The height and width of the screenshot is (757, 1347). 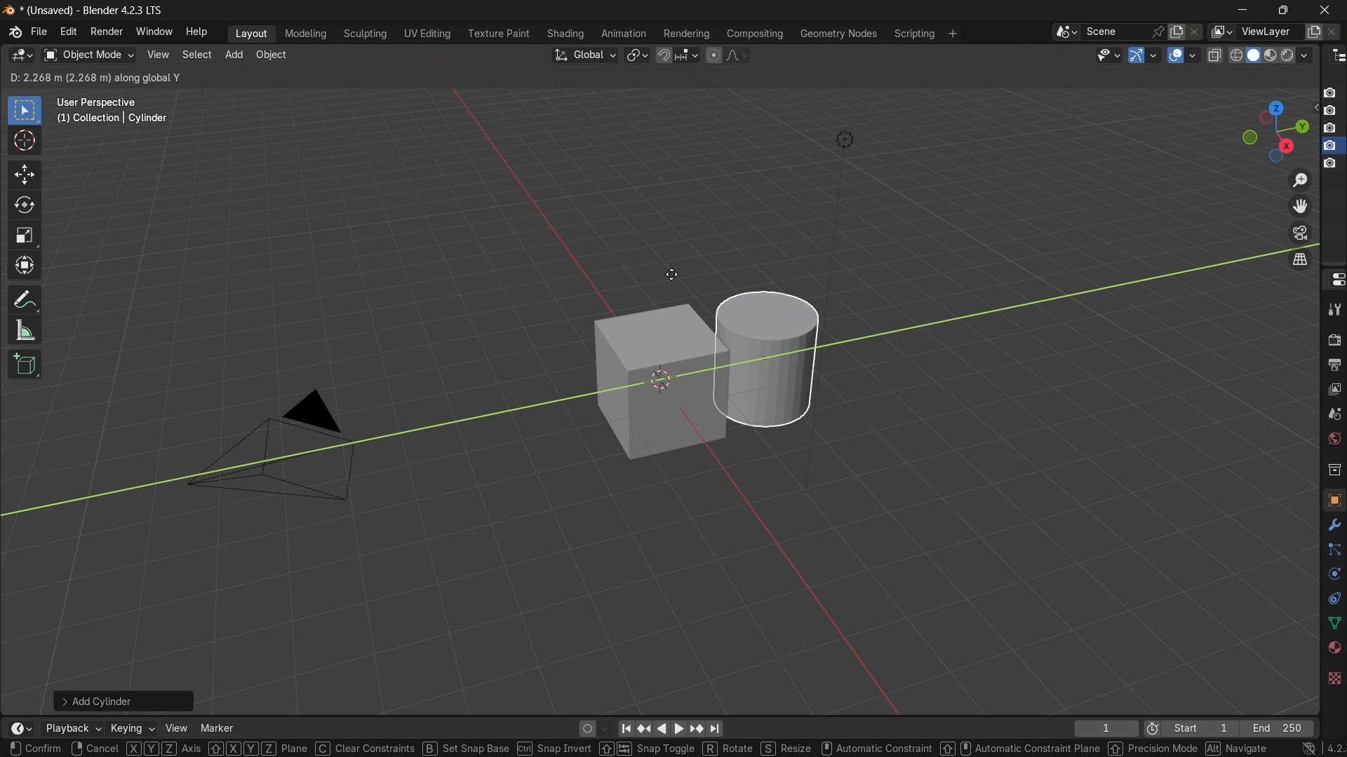 What do you see at coordinates (25, 111) in the screenshot?
I see `select box` at bounding box center [25, 111].